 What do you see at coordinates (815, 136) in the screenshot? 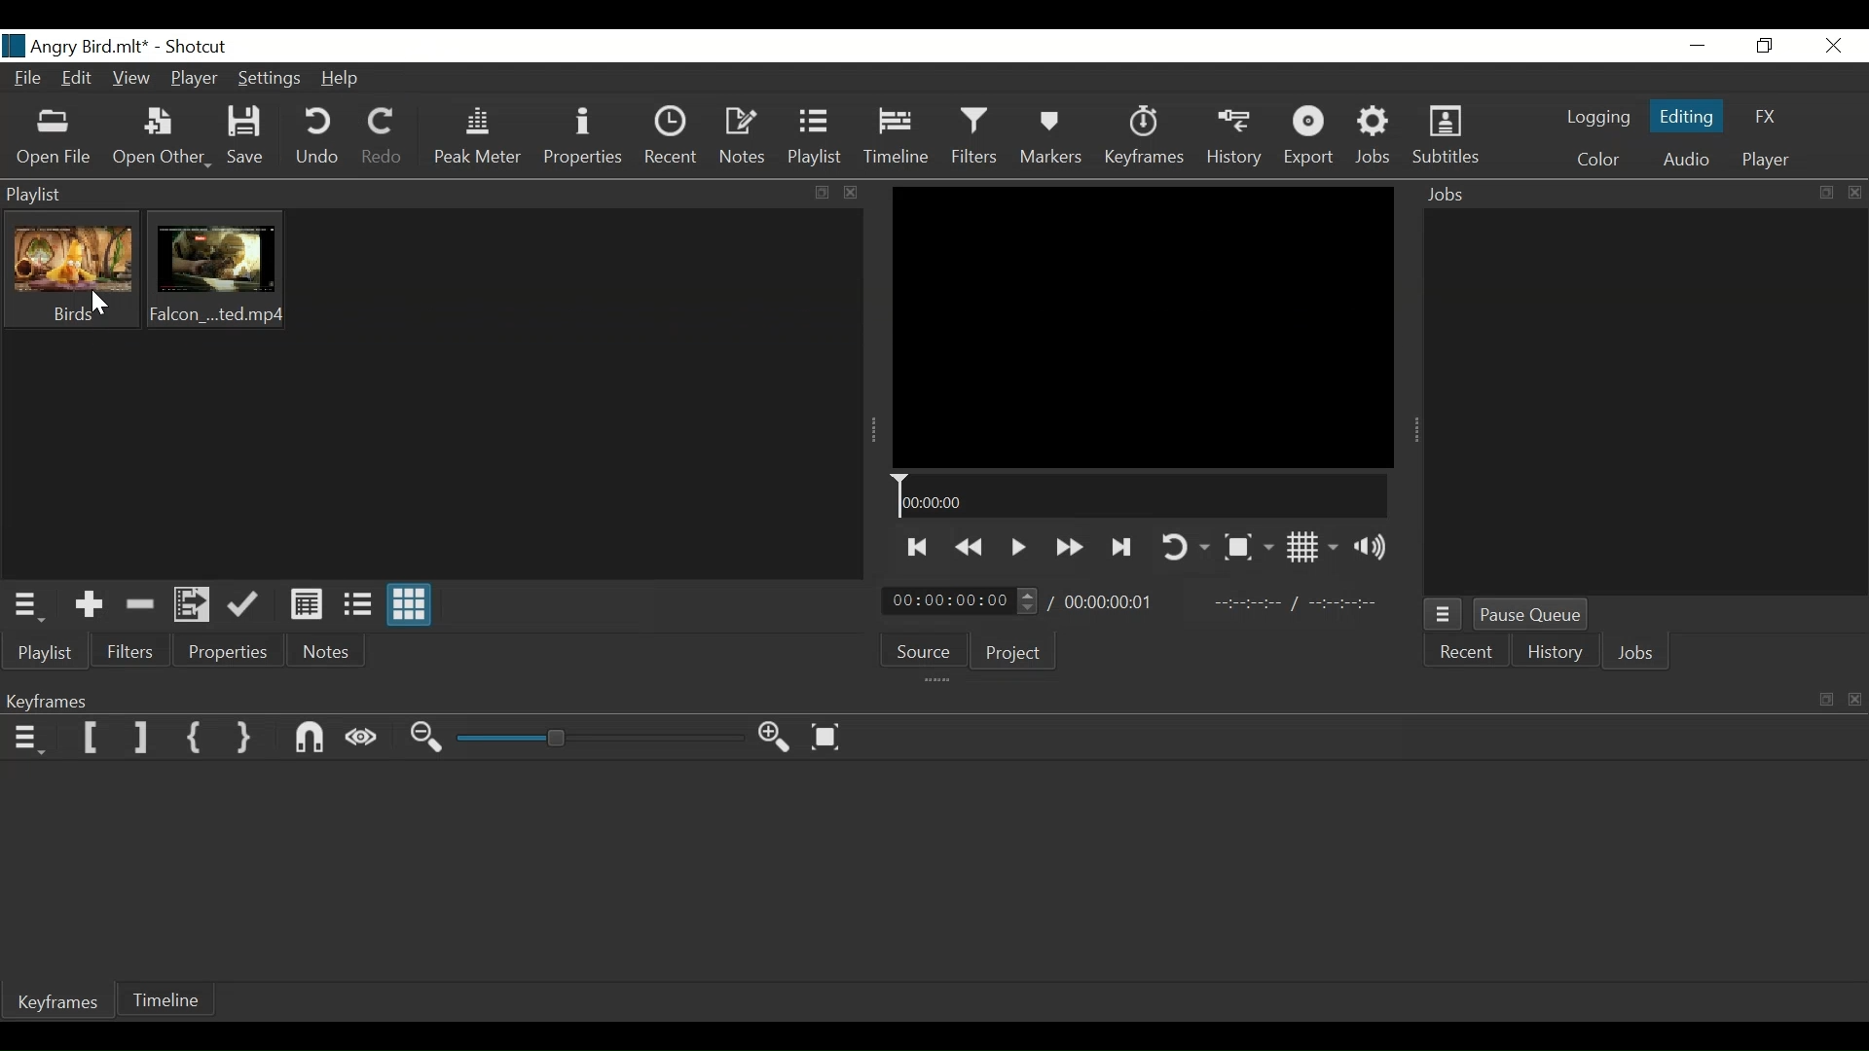
I see `Playlist` at bounding box center [815, 136].